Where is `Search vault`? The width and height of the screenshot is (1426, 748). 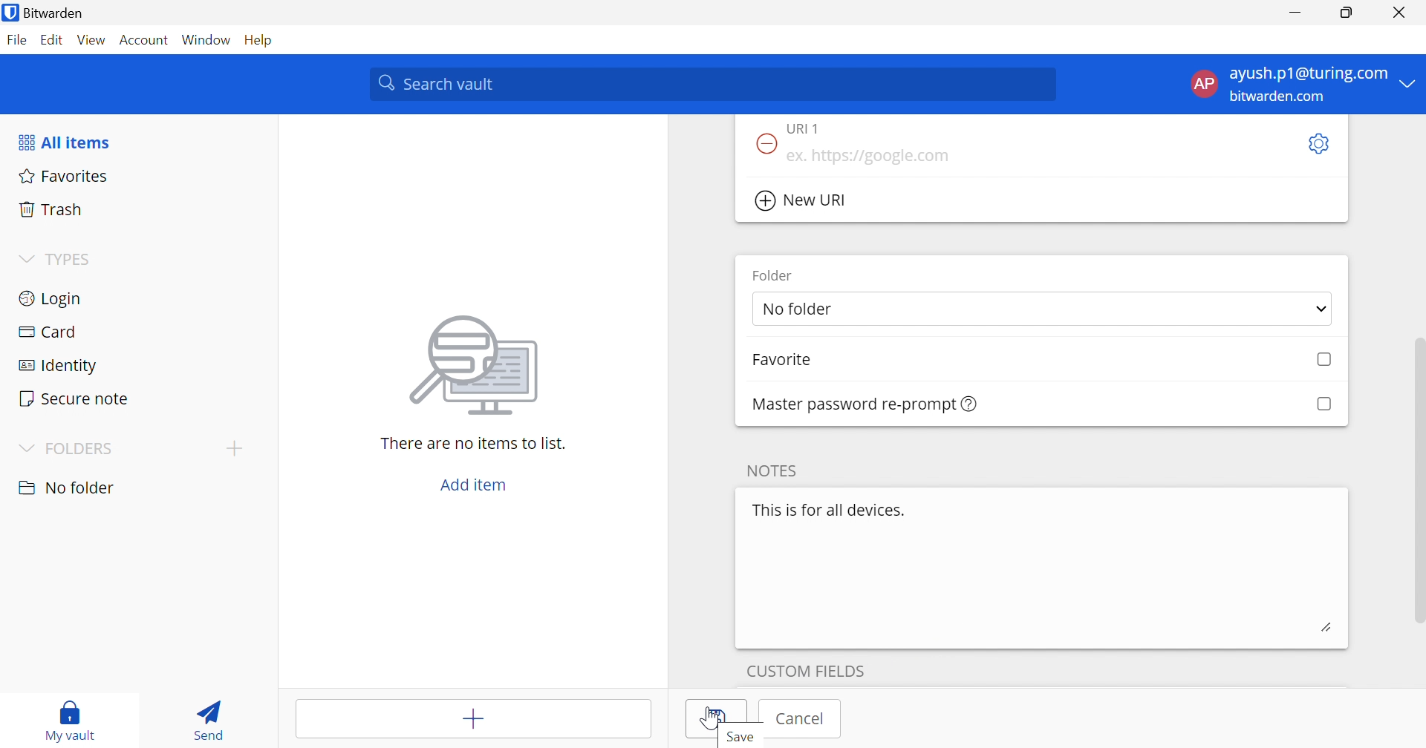 Search vault is located at coordinates (712, 84).